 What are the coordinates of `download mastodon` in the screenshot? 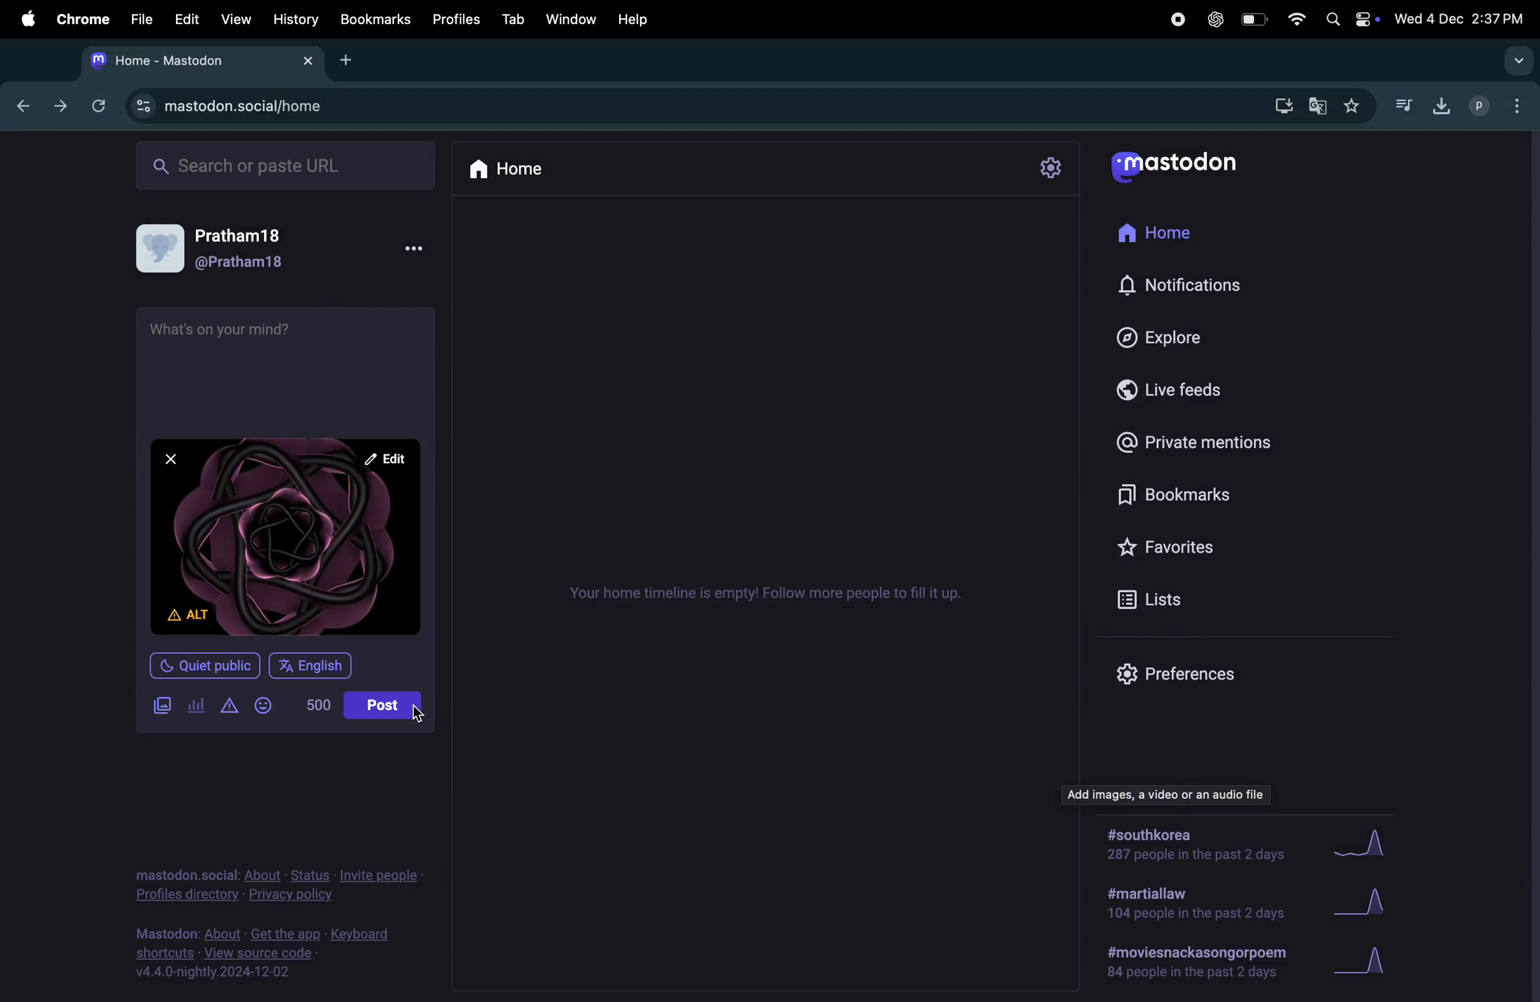 It's located at (1279, 104).